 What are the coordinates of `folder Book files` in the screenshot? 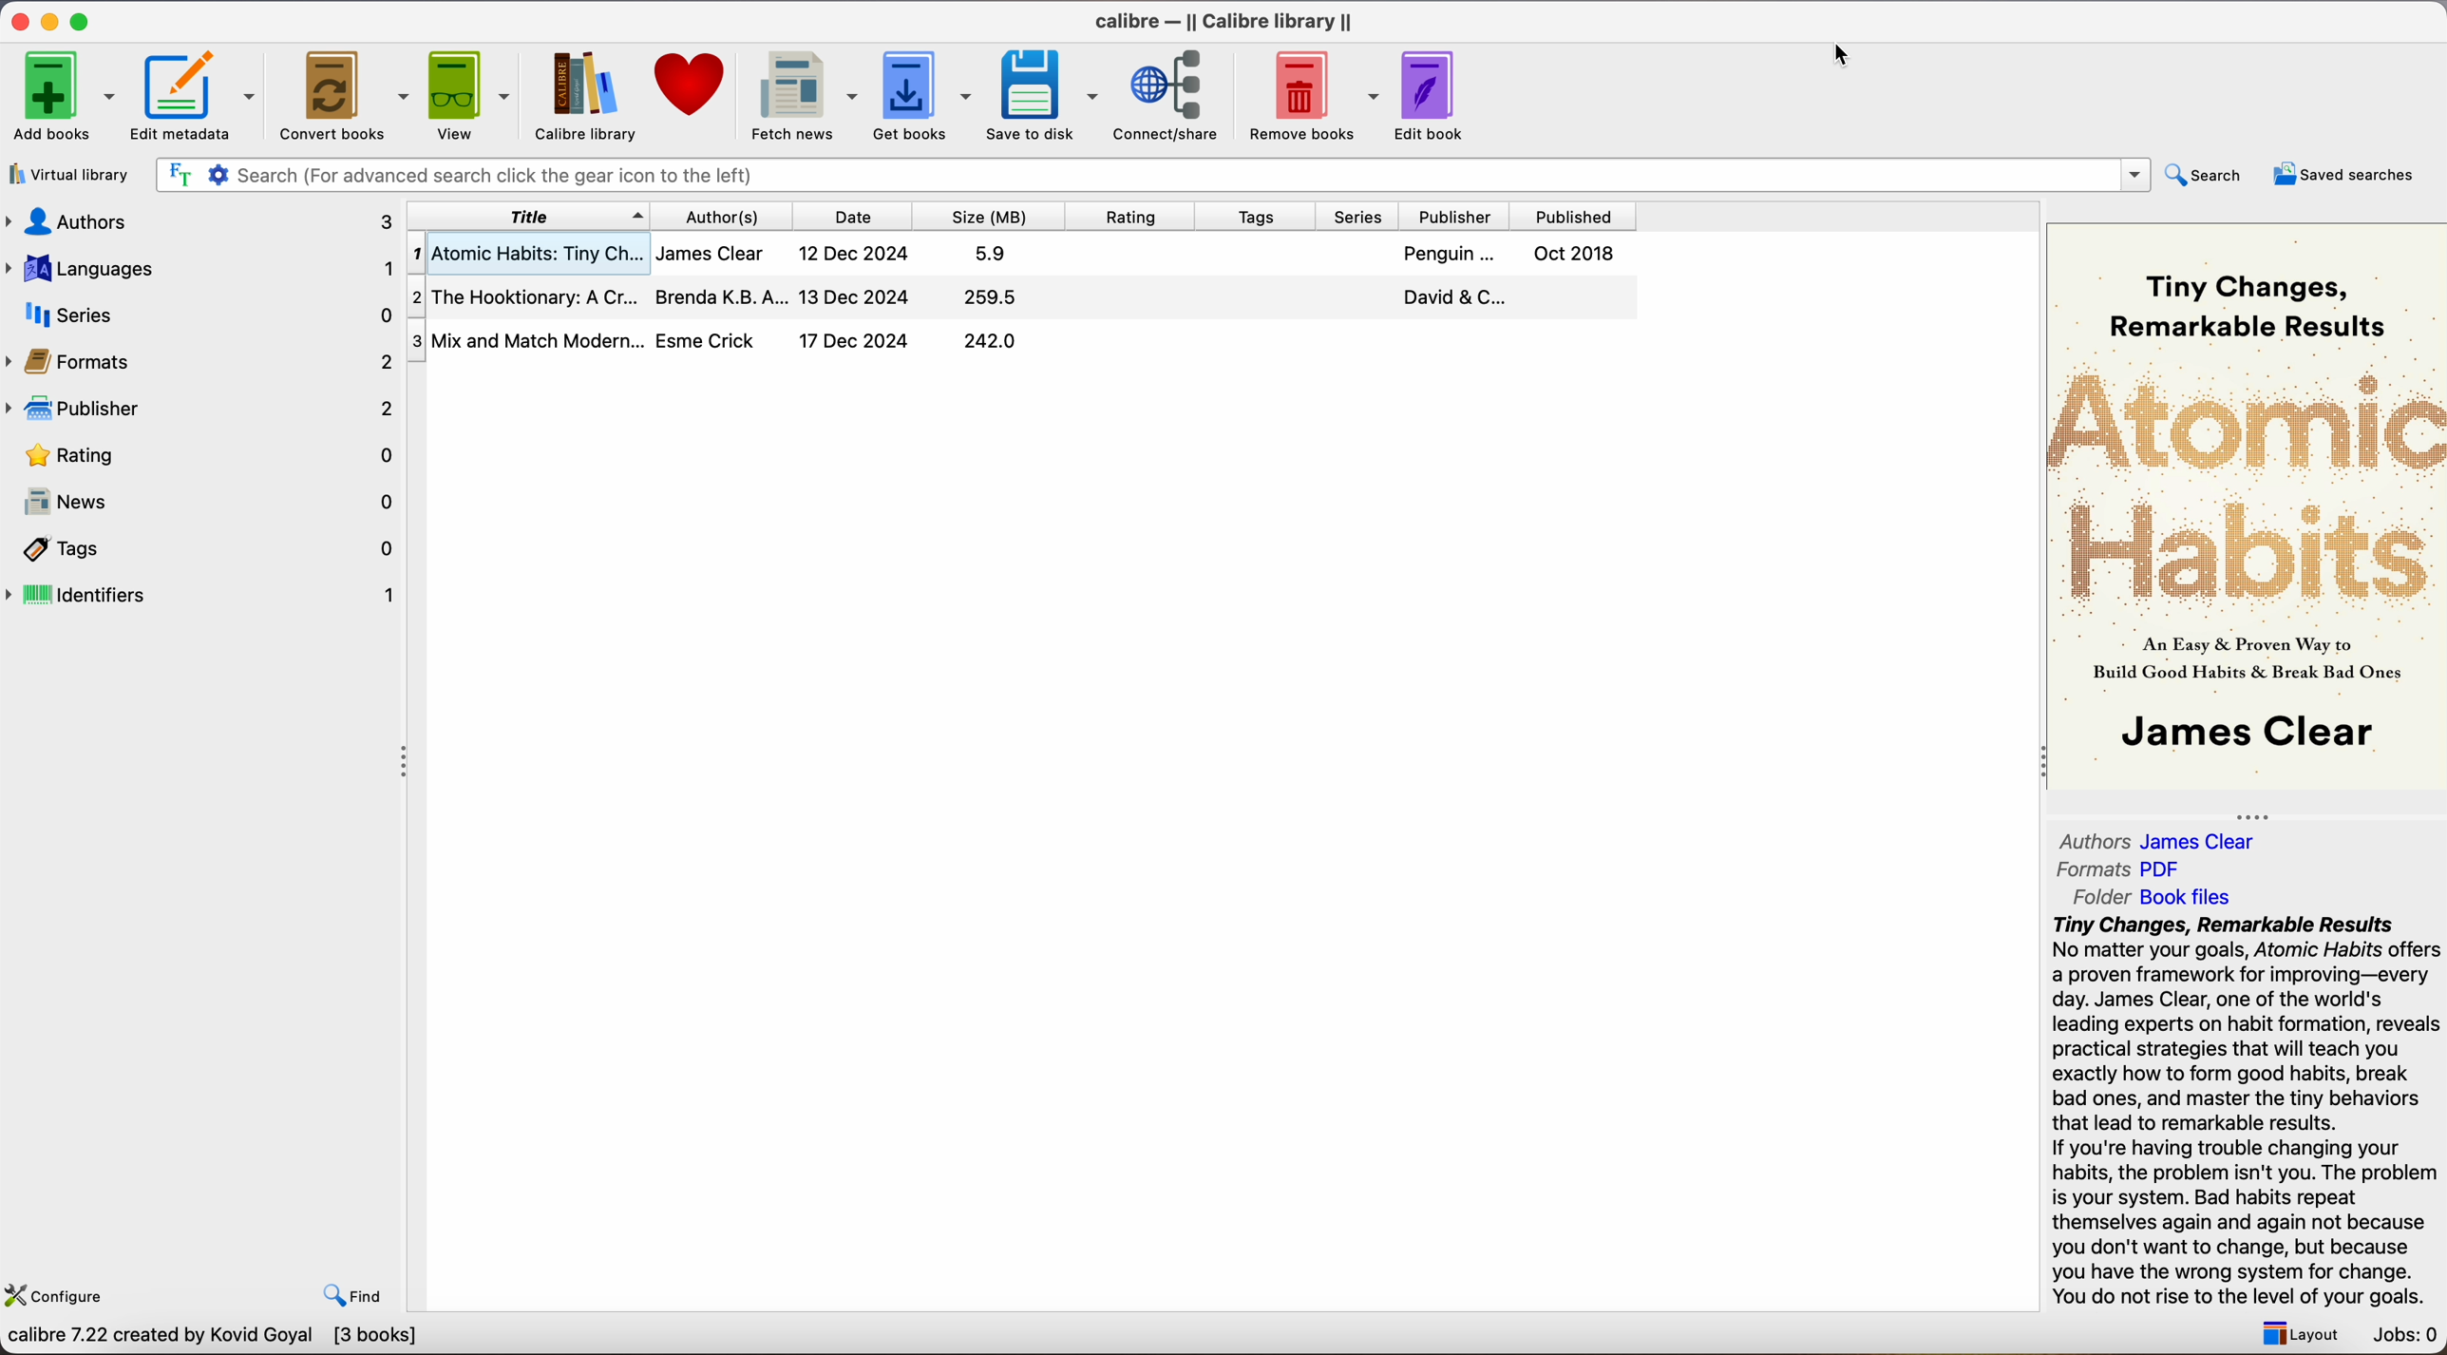 It's located at (2154, 896).